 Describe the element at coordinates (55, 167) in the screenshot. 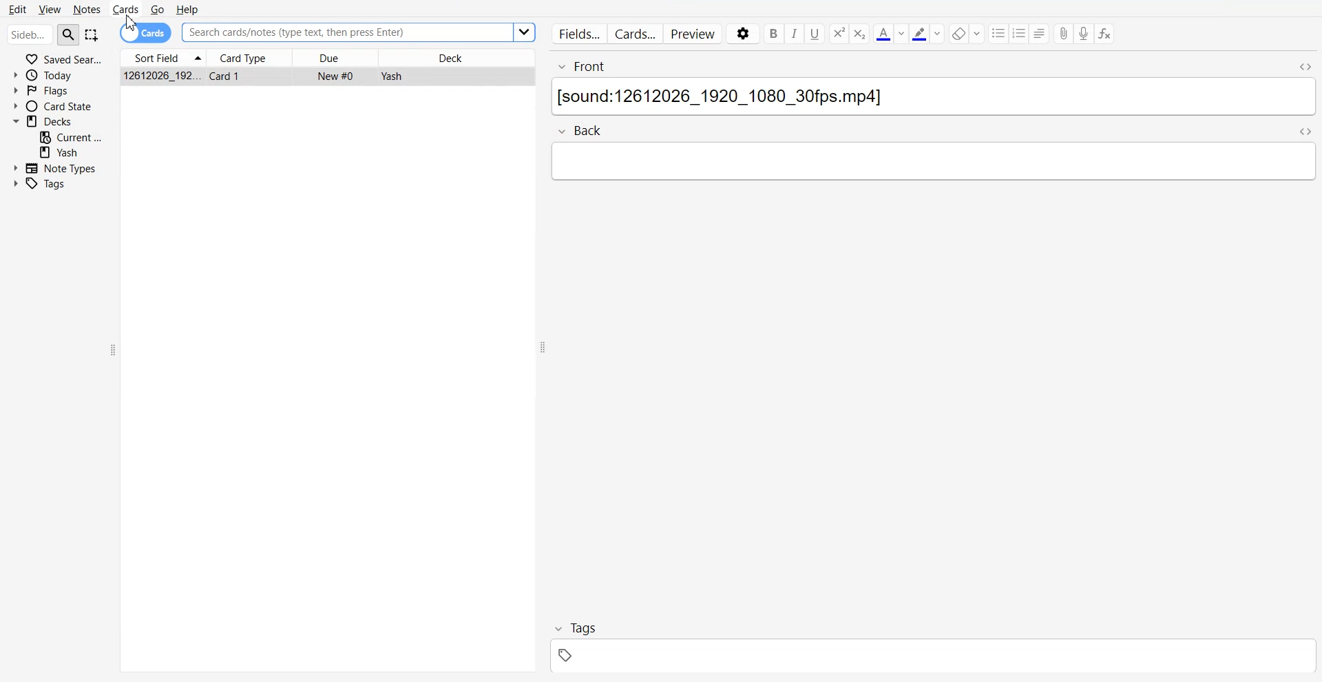

I see `Note Types` at that location.